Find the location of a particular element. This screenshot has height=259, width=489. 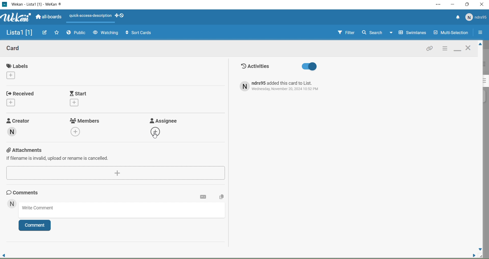

move right is located at coordinates (472, 255).